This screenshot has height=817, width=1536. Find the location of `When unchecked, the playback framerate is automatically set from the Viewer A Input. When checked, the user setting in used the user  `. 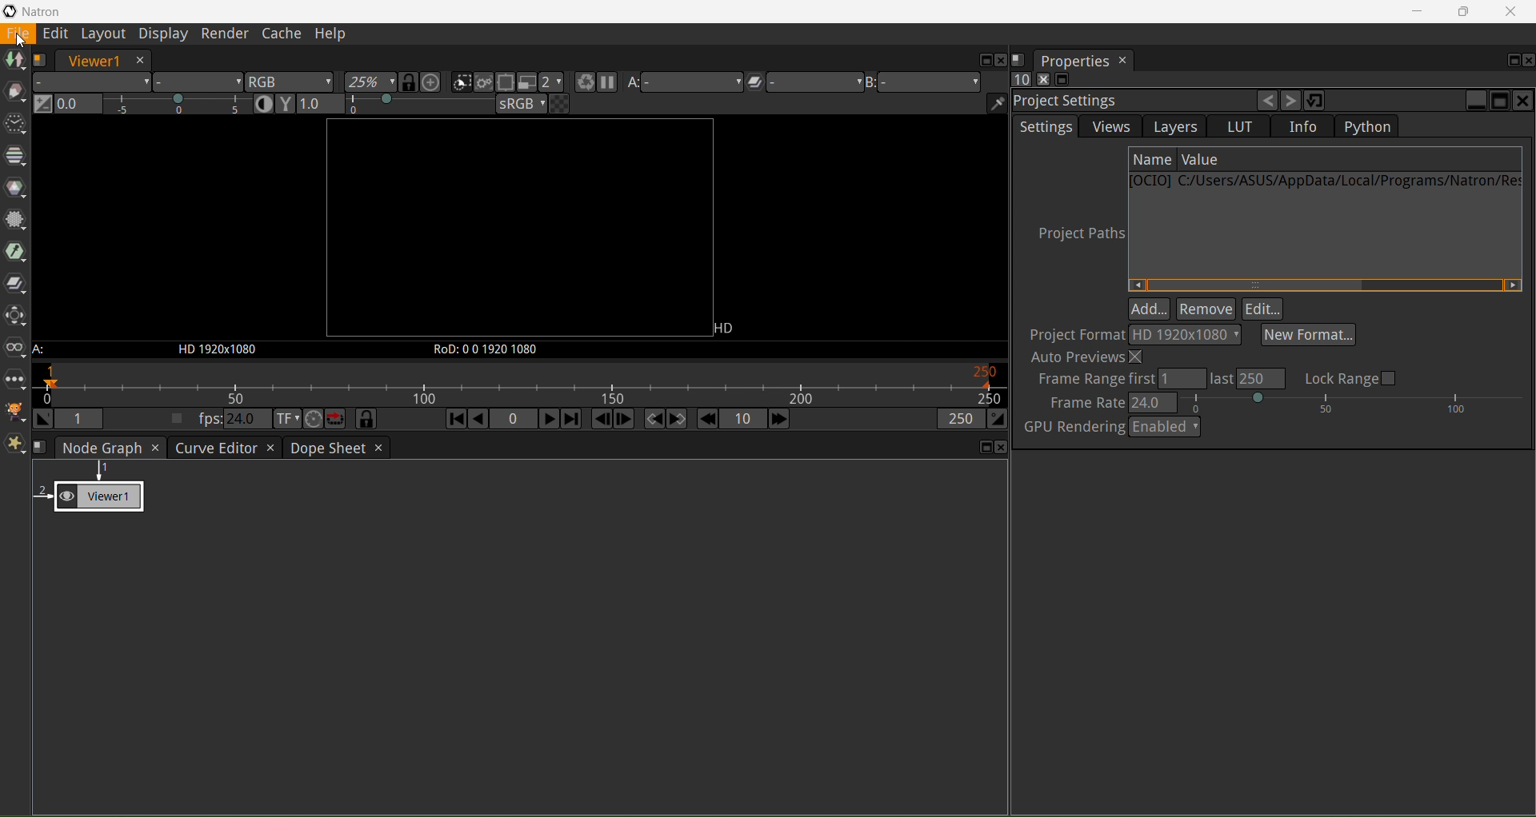

When unchecked, the playback framerate is automatically set from the Viewer A Input. When checked, the user setting in used the user   is located at coordinates (175, 420).